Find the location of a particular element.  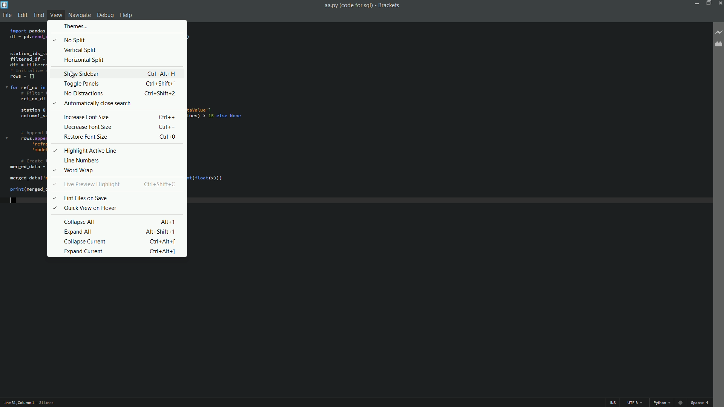

increase font size is located at coordinates (122, 116).